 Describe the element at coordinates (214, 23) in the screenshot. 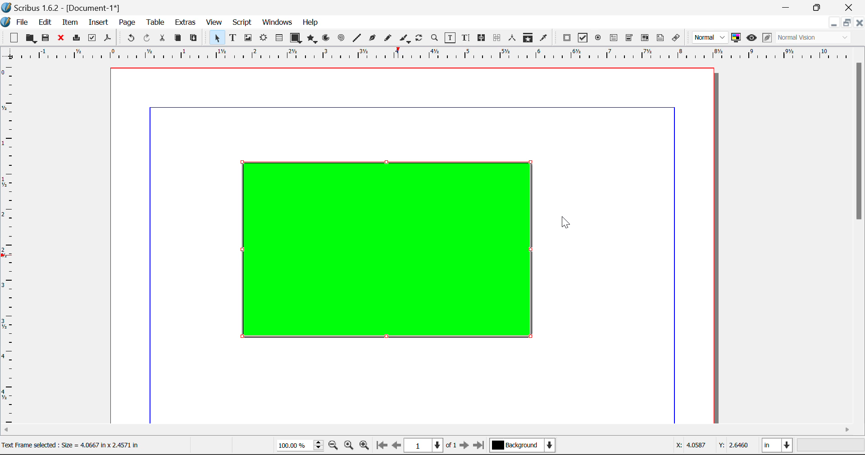

I see `View` at that location.